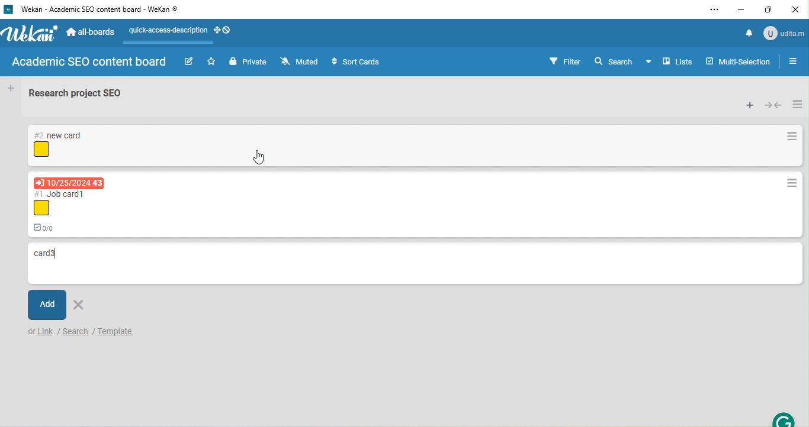  What do you see at coordinates (48, 227) in the screenshot?
I see `0/0` at bounding box center [48, 227].